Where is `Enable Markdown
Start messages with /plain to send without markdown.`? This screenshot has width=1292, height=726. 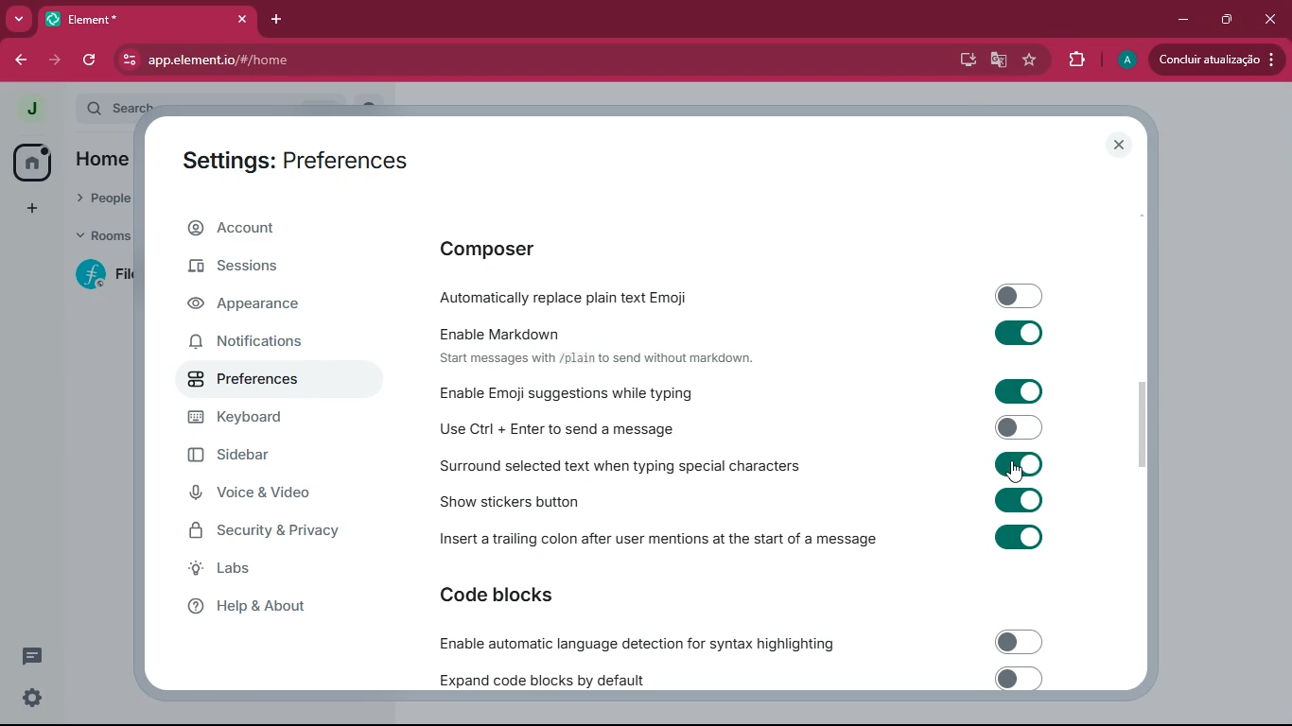
Enable Markdown
Start messages with /plain to send without markdown. is located at coordinates (750, 341).